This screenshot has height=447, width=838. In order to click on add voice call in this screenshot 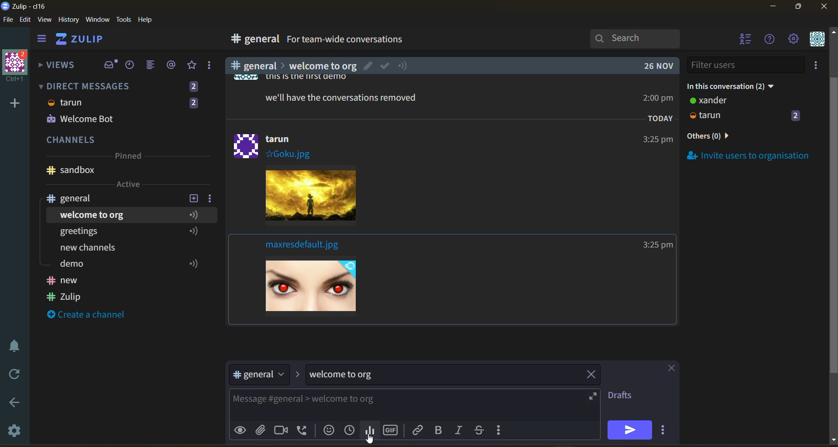, I will do `click(303, 430)`.